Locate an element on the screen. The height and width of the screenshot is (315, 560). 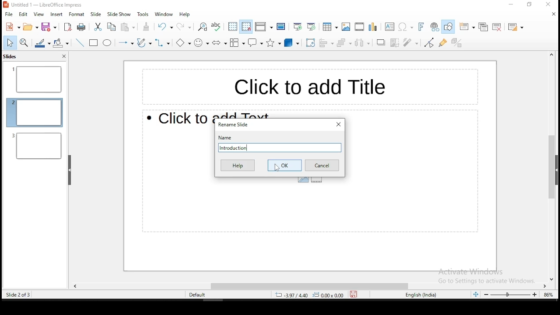
close window is located at coordinates (551, 4).